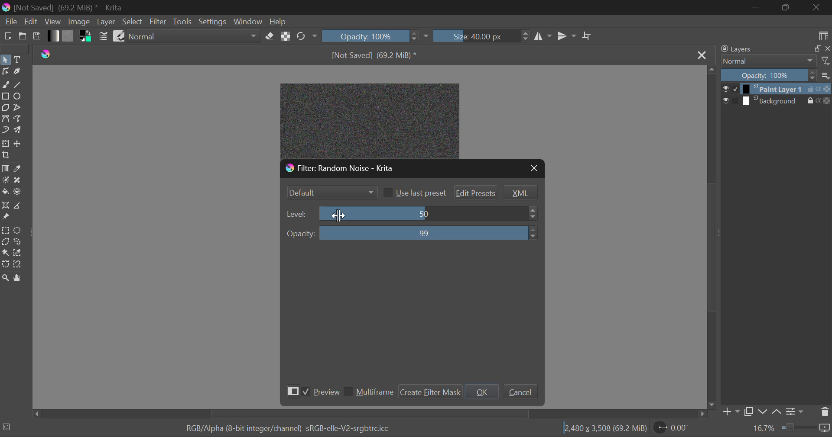  Describe the element at coordinates (183, 21) in the screenshot. I see `Tools` at that location.